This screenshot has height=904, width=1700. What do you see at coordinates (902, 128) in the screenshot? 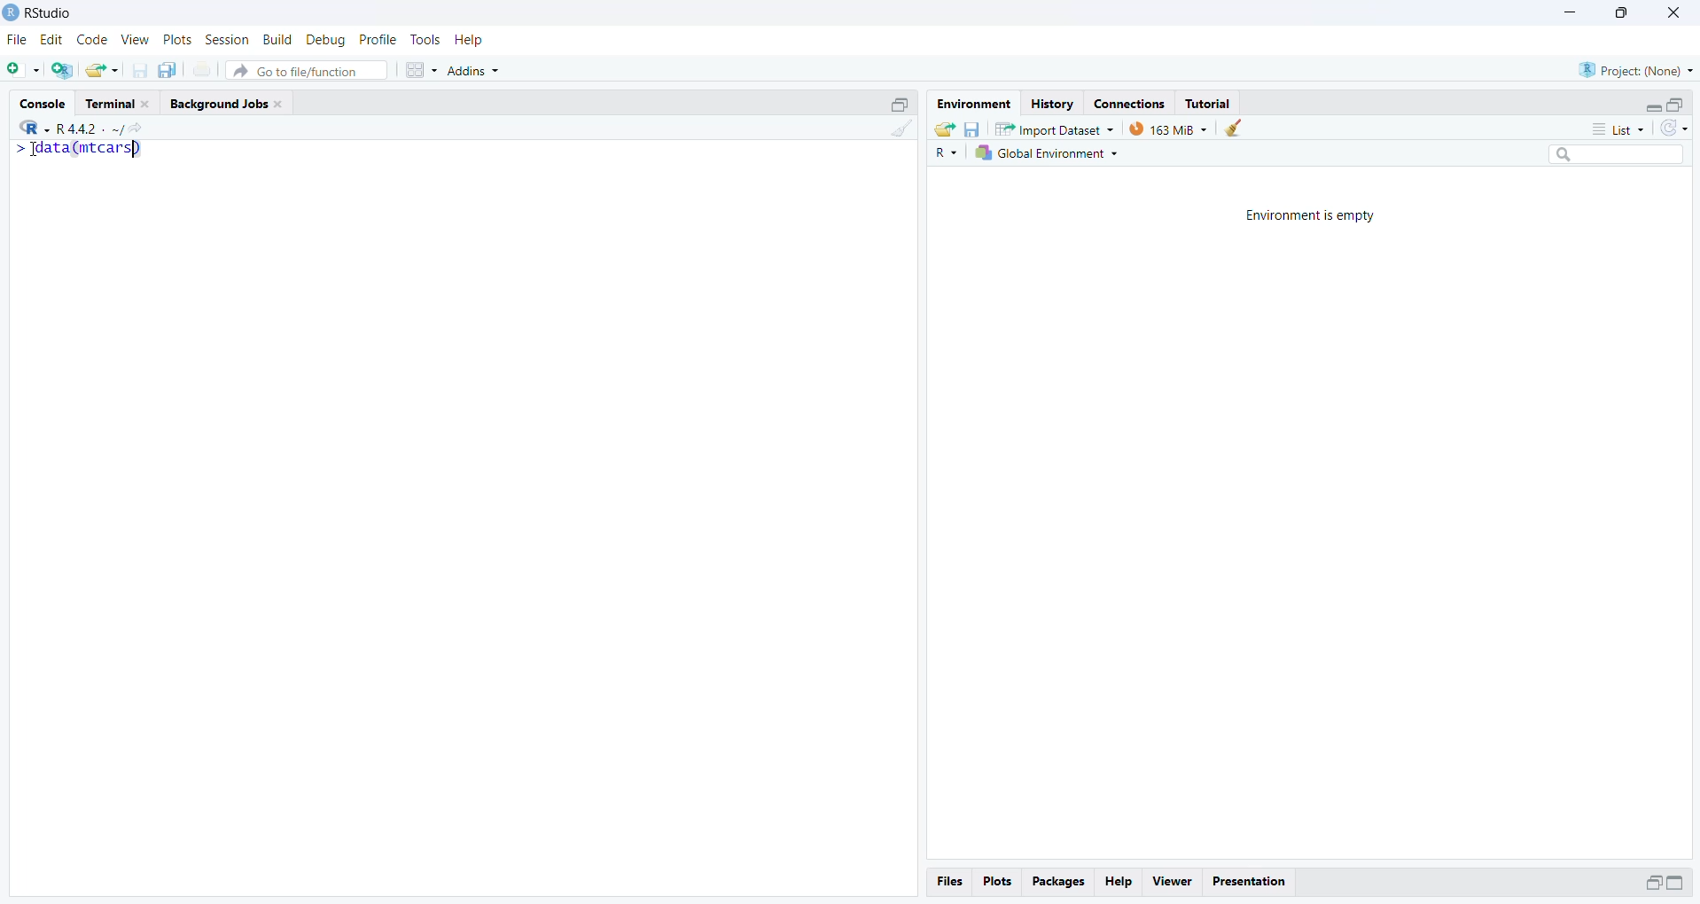
I see `clean` at bounding box center [902, 128].